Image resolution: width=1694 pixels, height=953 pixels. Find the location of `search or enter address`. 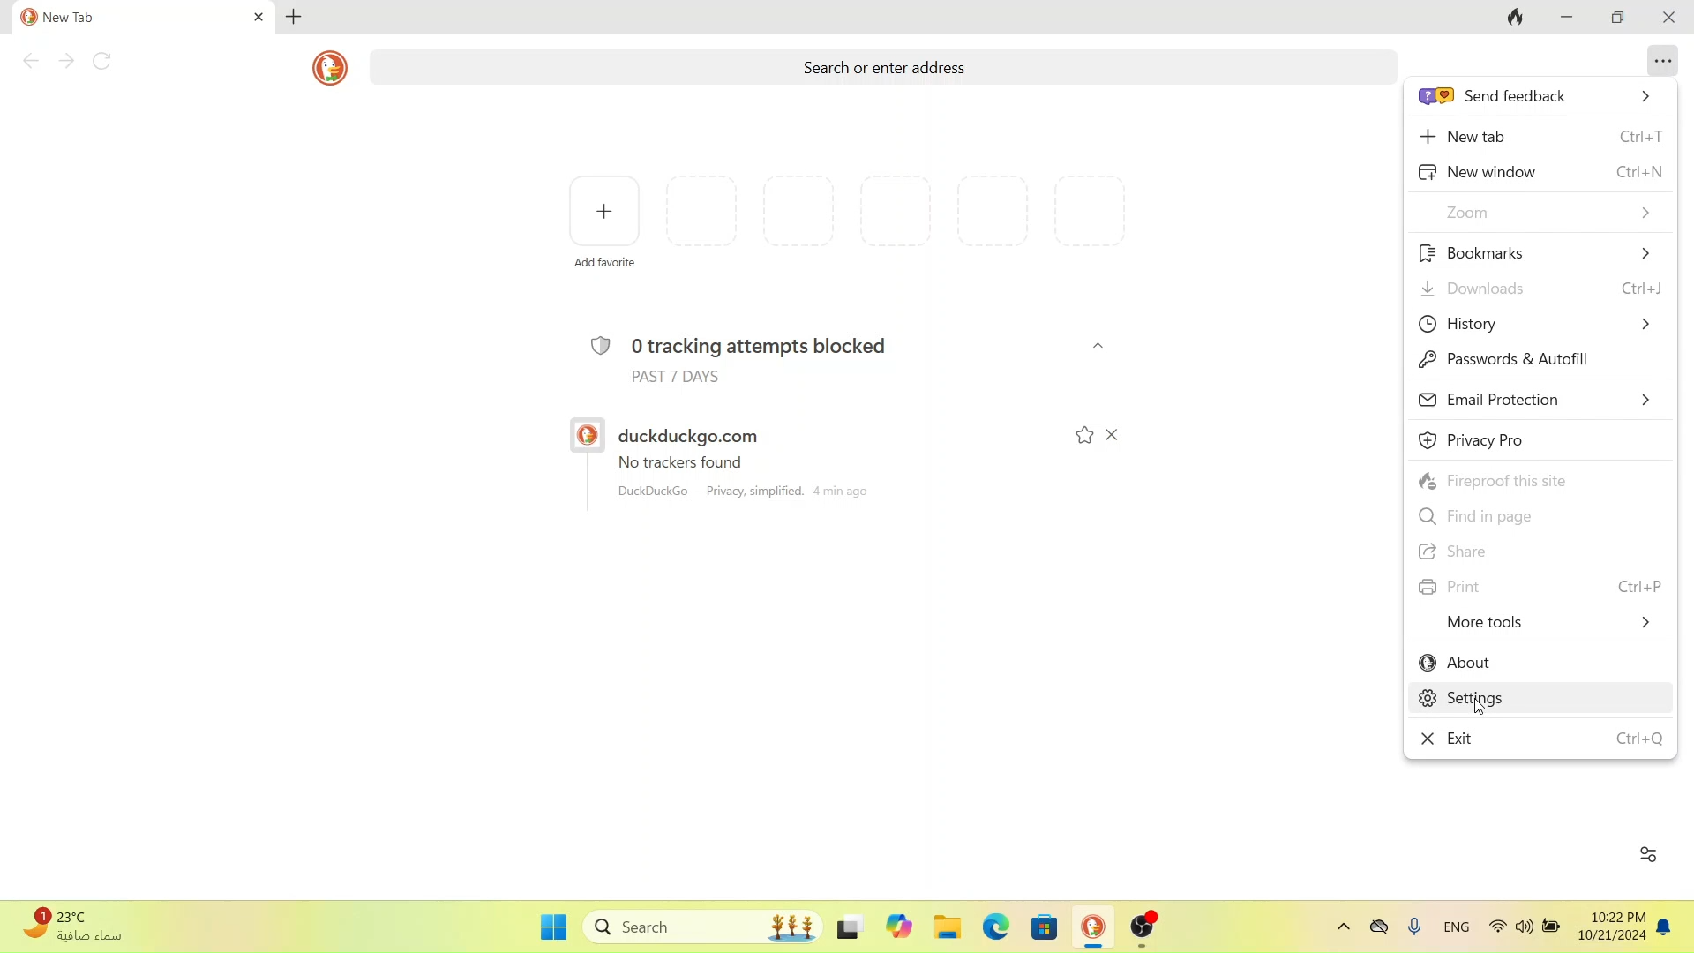

search or enter address is located at coordinates (854, 67).